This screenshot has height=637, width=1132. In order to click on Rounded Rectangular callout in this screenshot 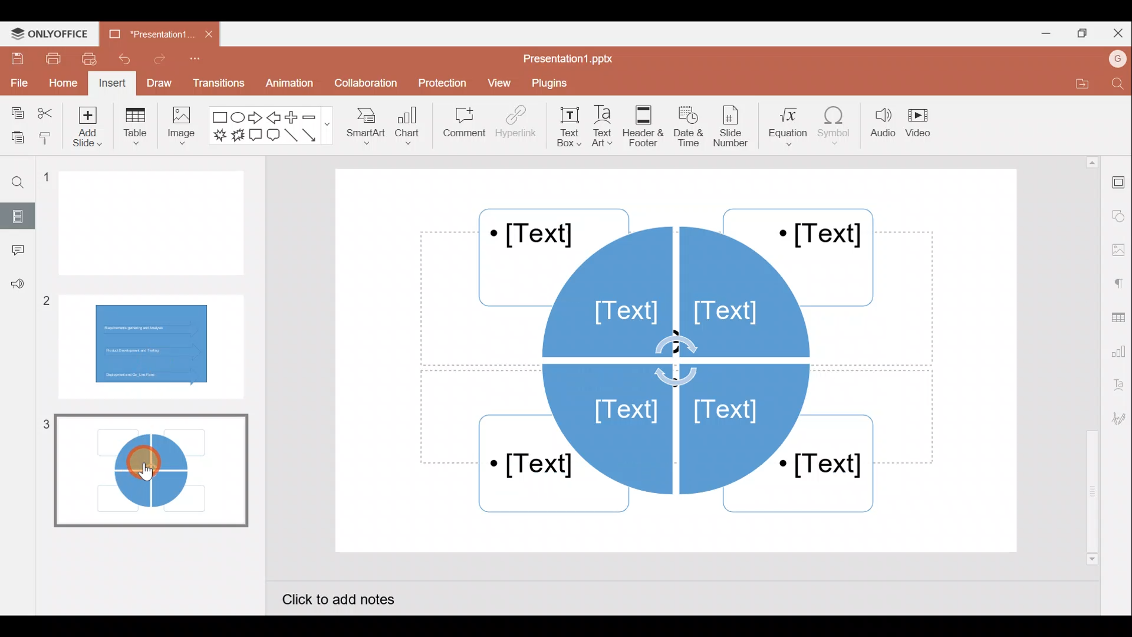, I will do `click(273, 137)`.